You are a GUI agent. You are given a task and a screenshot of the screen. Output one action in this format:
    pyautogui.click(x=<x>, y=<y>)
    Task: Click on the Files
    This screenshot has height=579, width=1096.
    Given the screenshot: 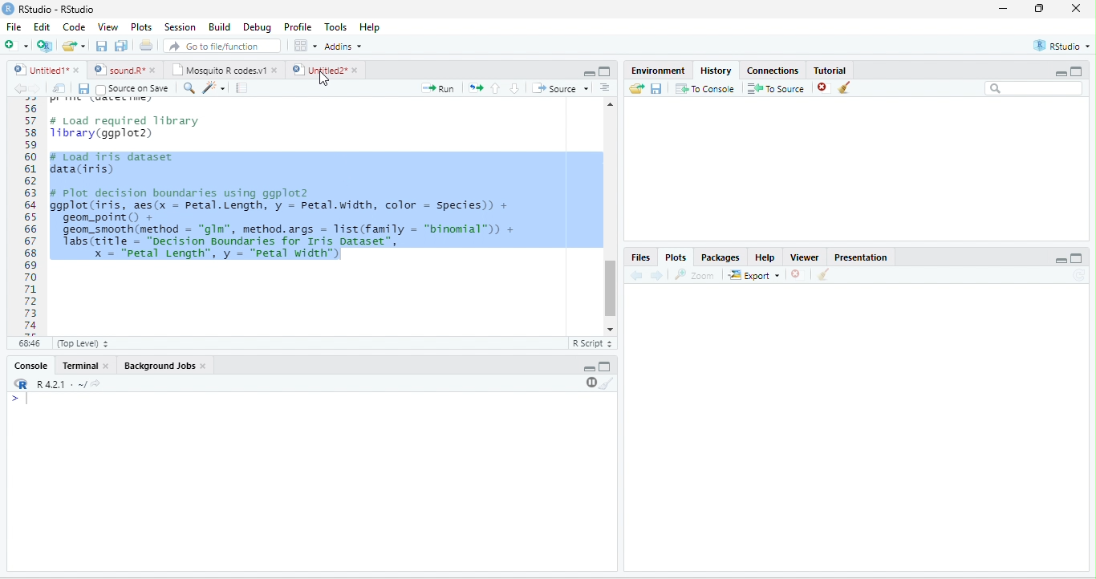 What is the action you would take?
    pyautogui.click(x=639, y=258)
    